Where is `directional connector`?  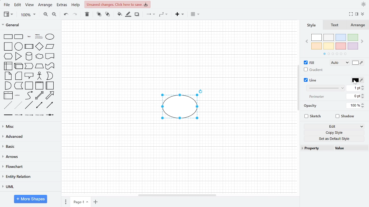 directional connector is located at coordinates (50, 105).